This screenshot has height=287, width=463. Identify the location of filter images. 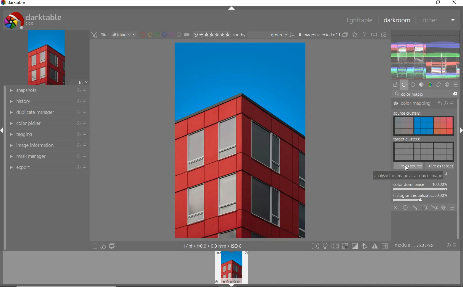
(113, 34).